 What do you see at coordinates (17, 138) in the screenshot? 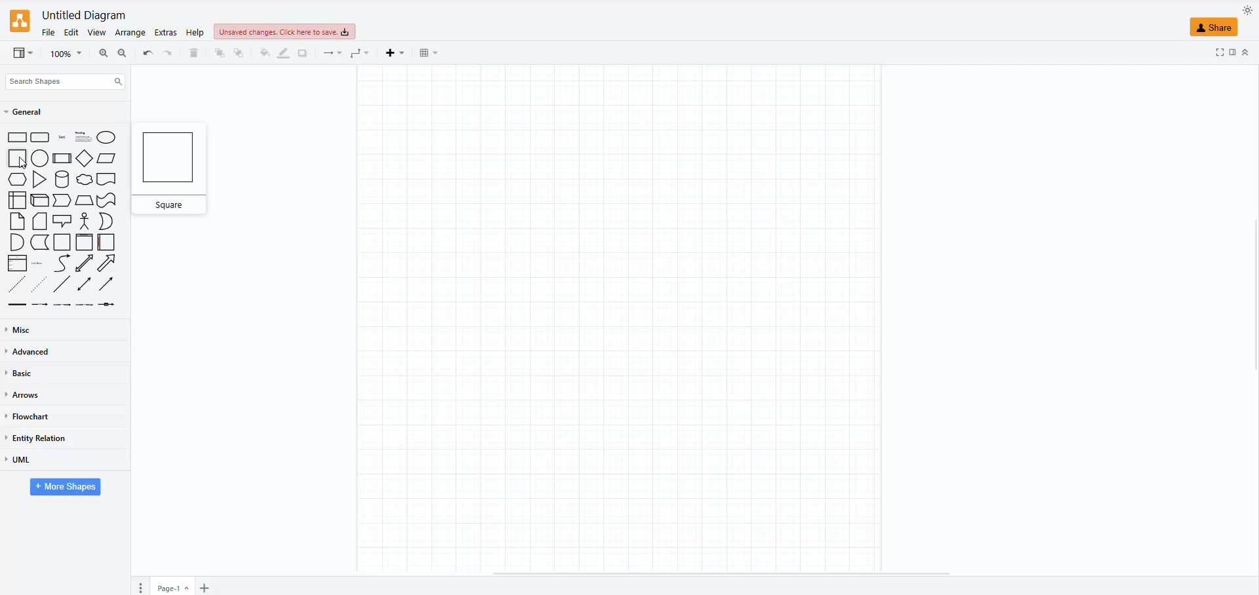
I see `rectangle` at bounding box center [17, 138].